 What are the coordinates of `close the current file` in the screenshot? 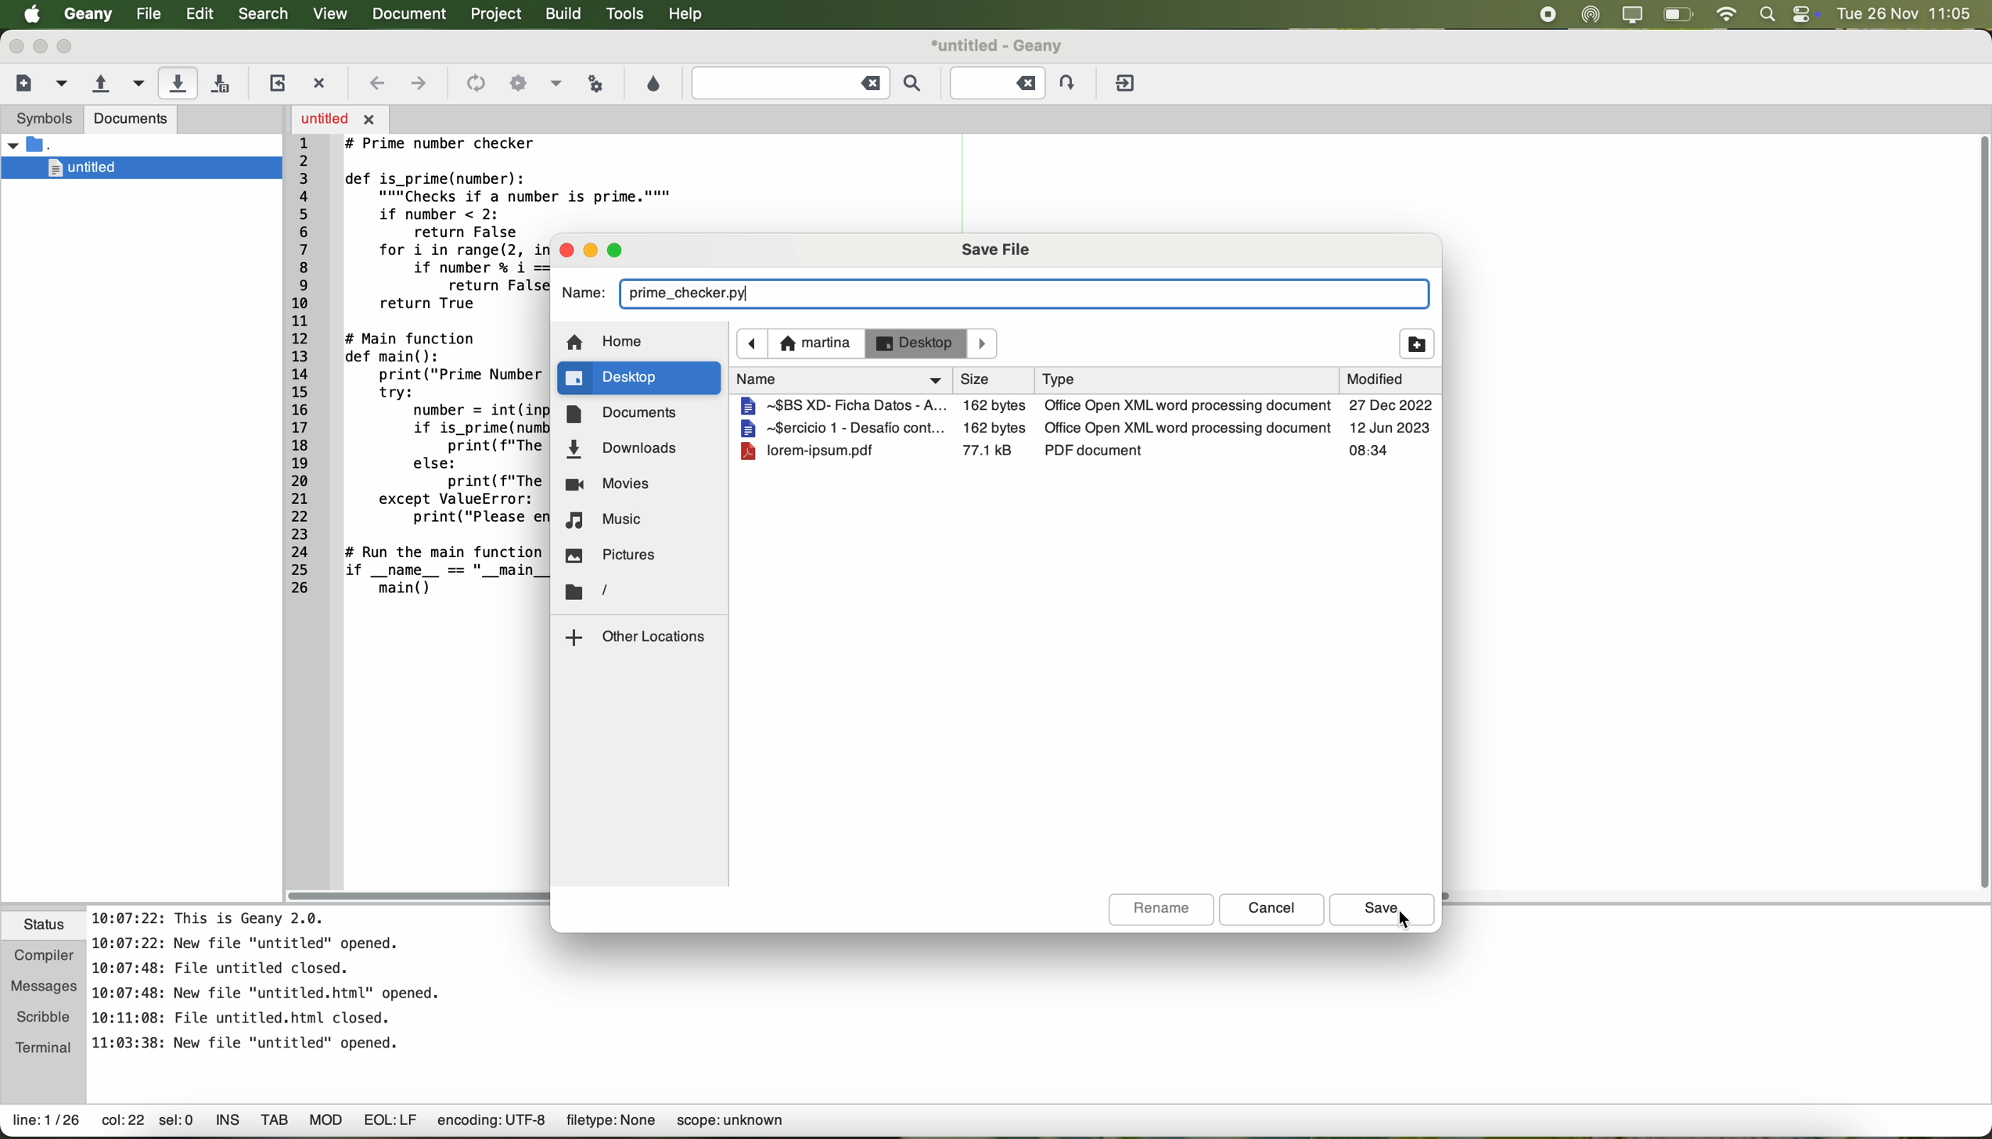 It's located at (322, 80).